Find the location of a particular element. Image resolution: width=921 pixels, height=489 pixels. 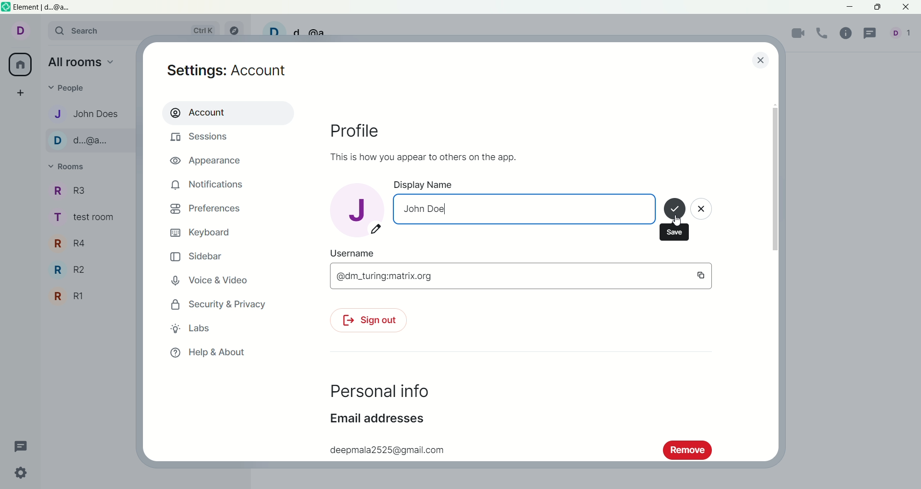

R4 is located at coordinates (74, 244).